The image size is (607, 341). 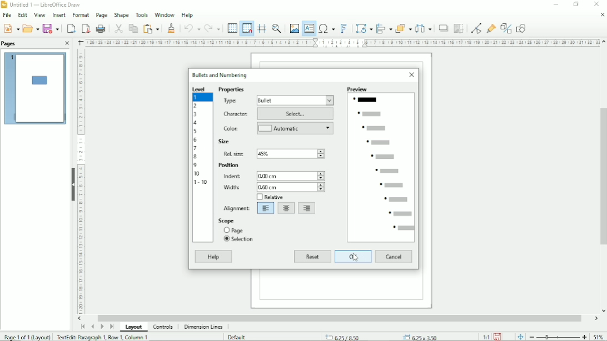 I want to click on Clone formatting, so click(x=172, y=28).